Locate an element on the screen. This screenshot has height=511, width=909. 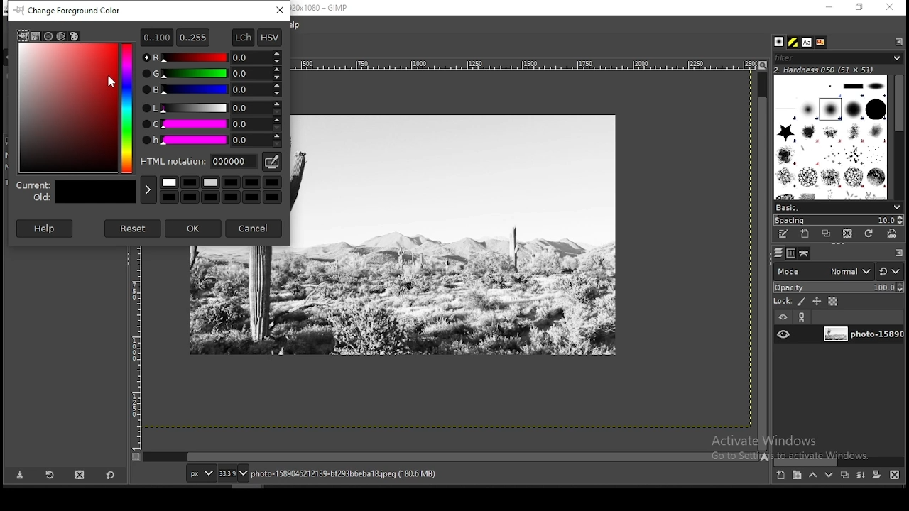
reload tool preset is located at coordinates (51, 474).